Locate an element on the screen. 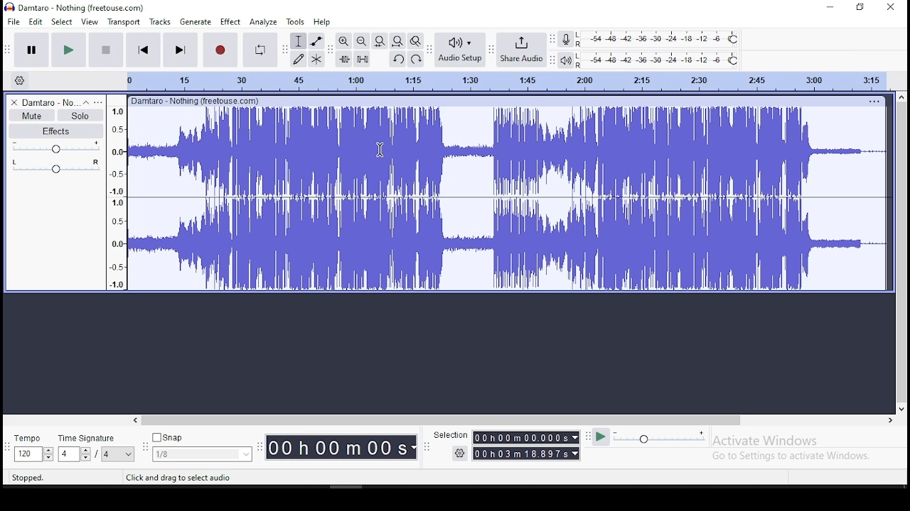 The width and height of the screenshot is (910, 511). skip to start is located at coordinates (144, 50).